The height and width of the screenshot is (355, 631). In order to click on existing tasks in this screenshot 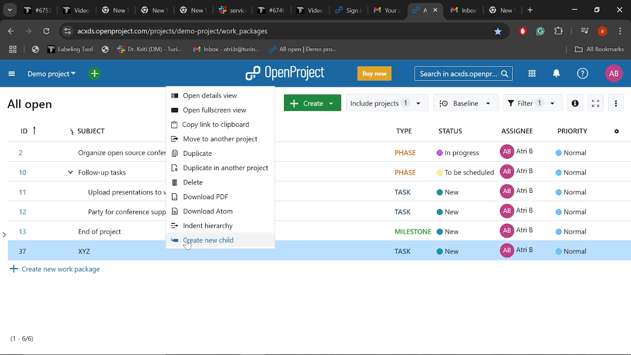, I will do `click(468, 193)`.